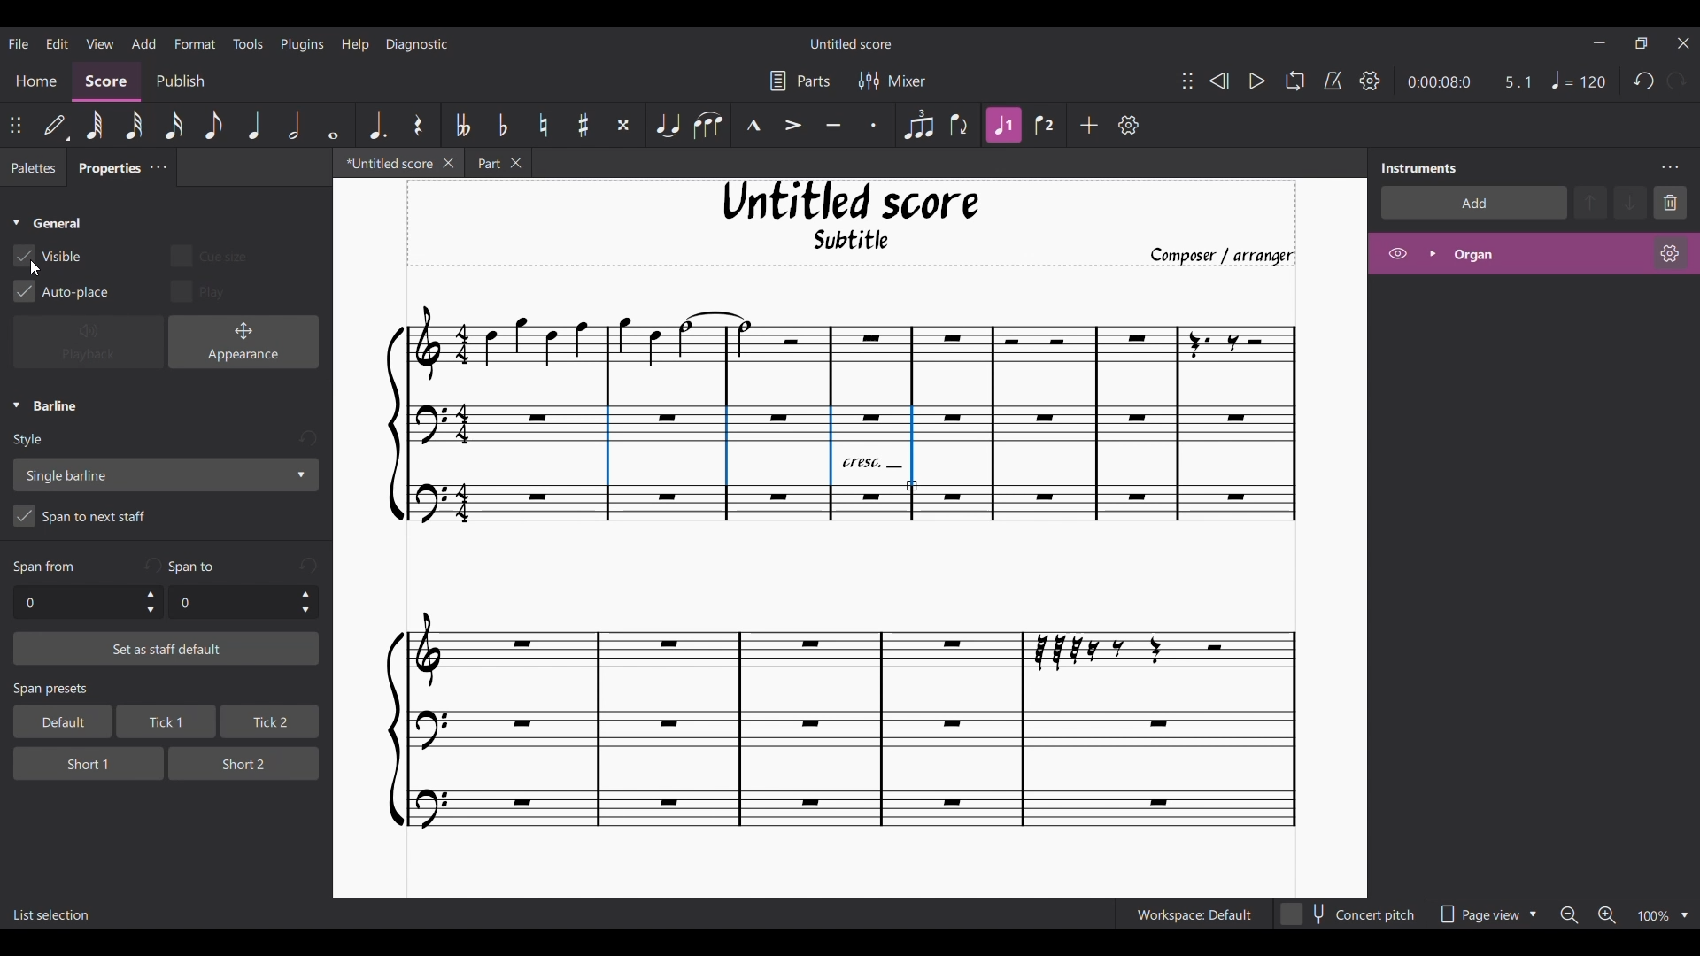 The width and height of the screenshot is (1700, 956). Describe the element at coordinates (34, 268) in the screenshot. I see `Cursor clicking on Toggle for Visible` at that location.